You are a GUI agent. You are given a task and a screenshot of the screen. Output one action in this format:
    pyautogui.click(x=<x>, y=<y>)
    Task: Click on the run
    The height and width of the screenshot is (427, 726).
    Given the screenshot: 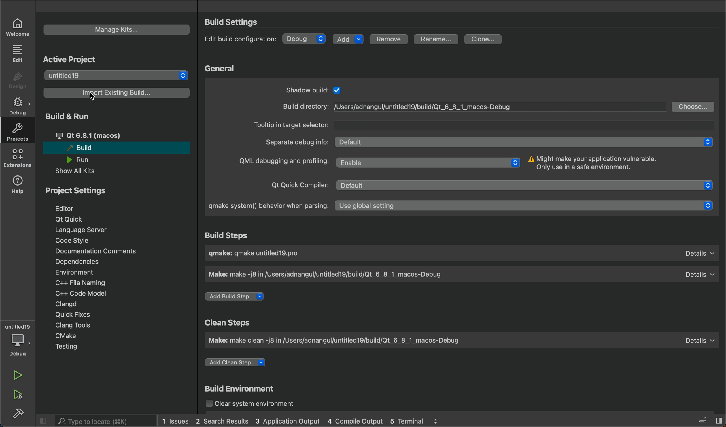 What is the action you would take?
    pyautogui.click(x=84, y=160)
    